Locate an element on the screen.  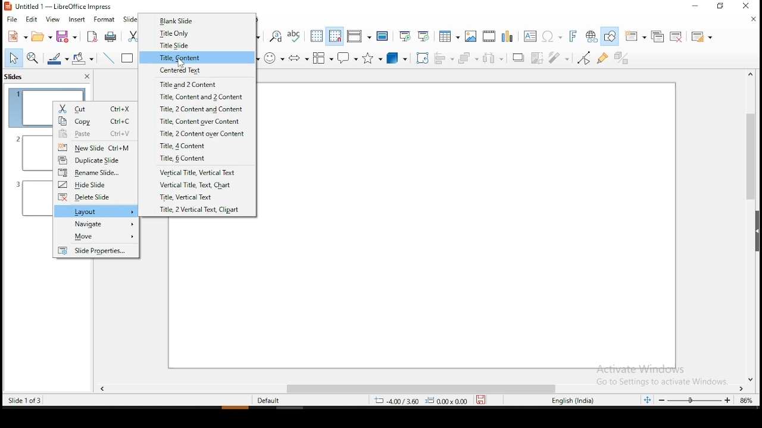
rectangle is located at coordinates (127, 59).